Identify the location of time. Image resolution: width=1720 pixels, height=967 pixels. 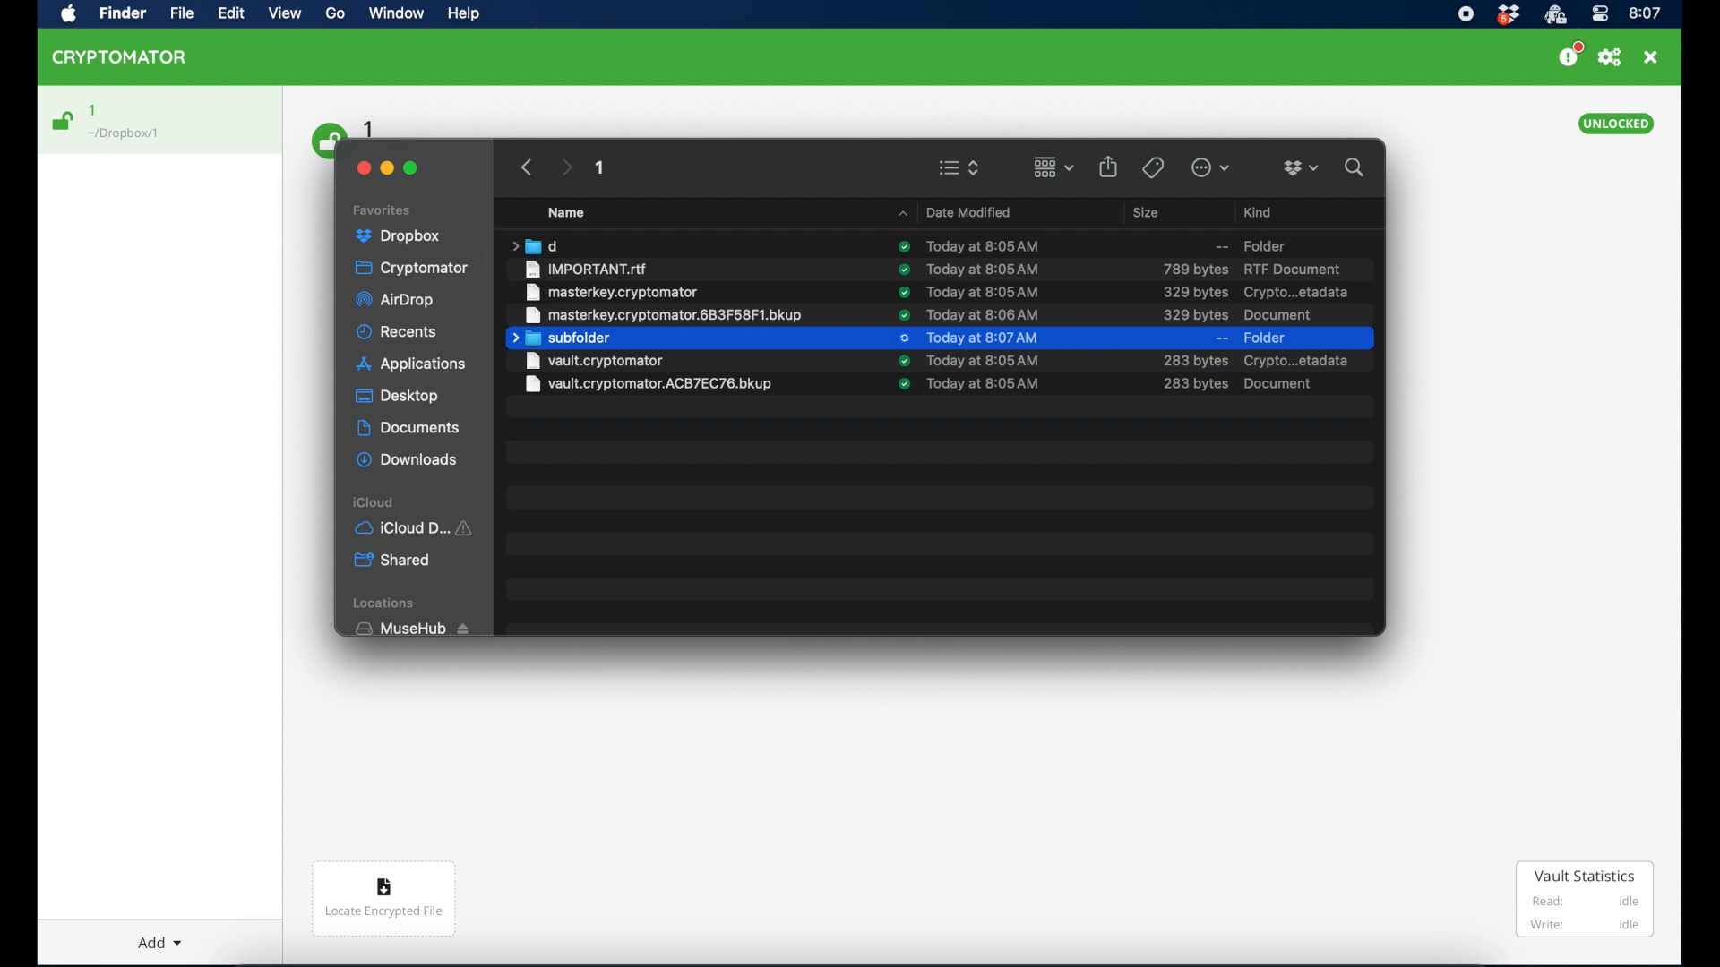
(1646, 13).